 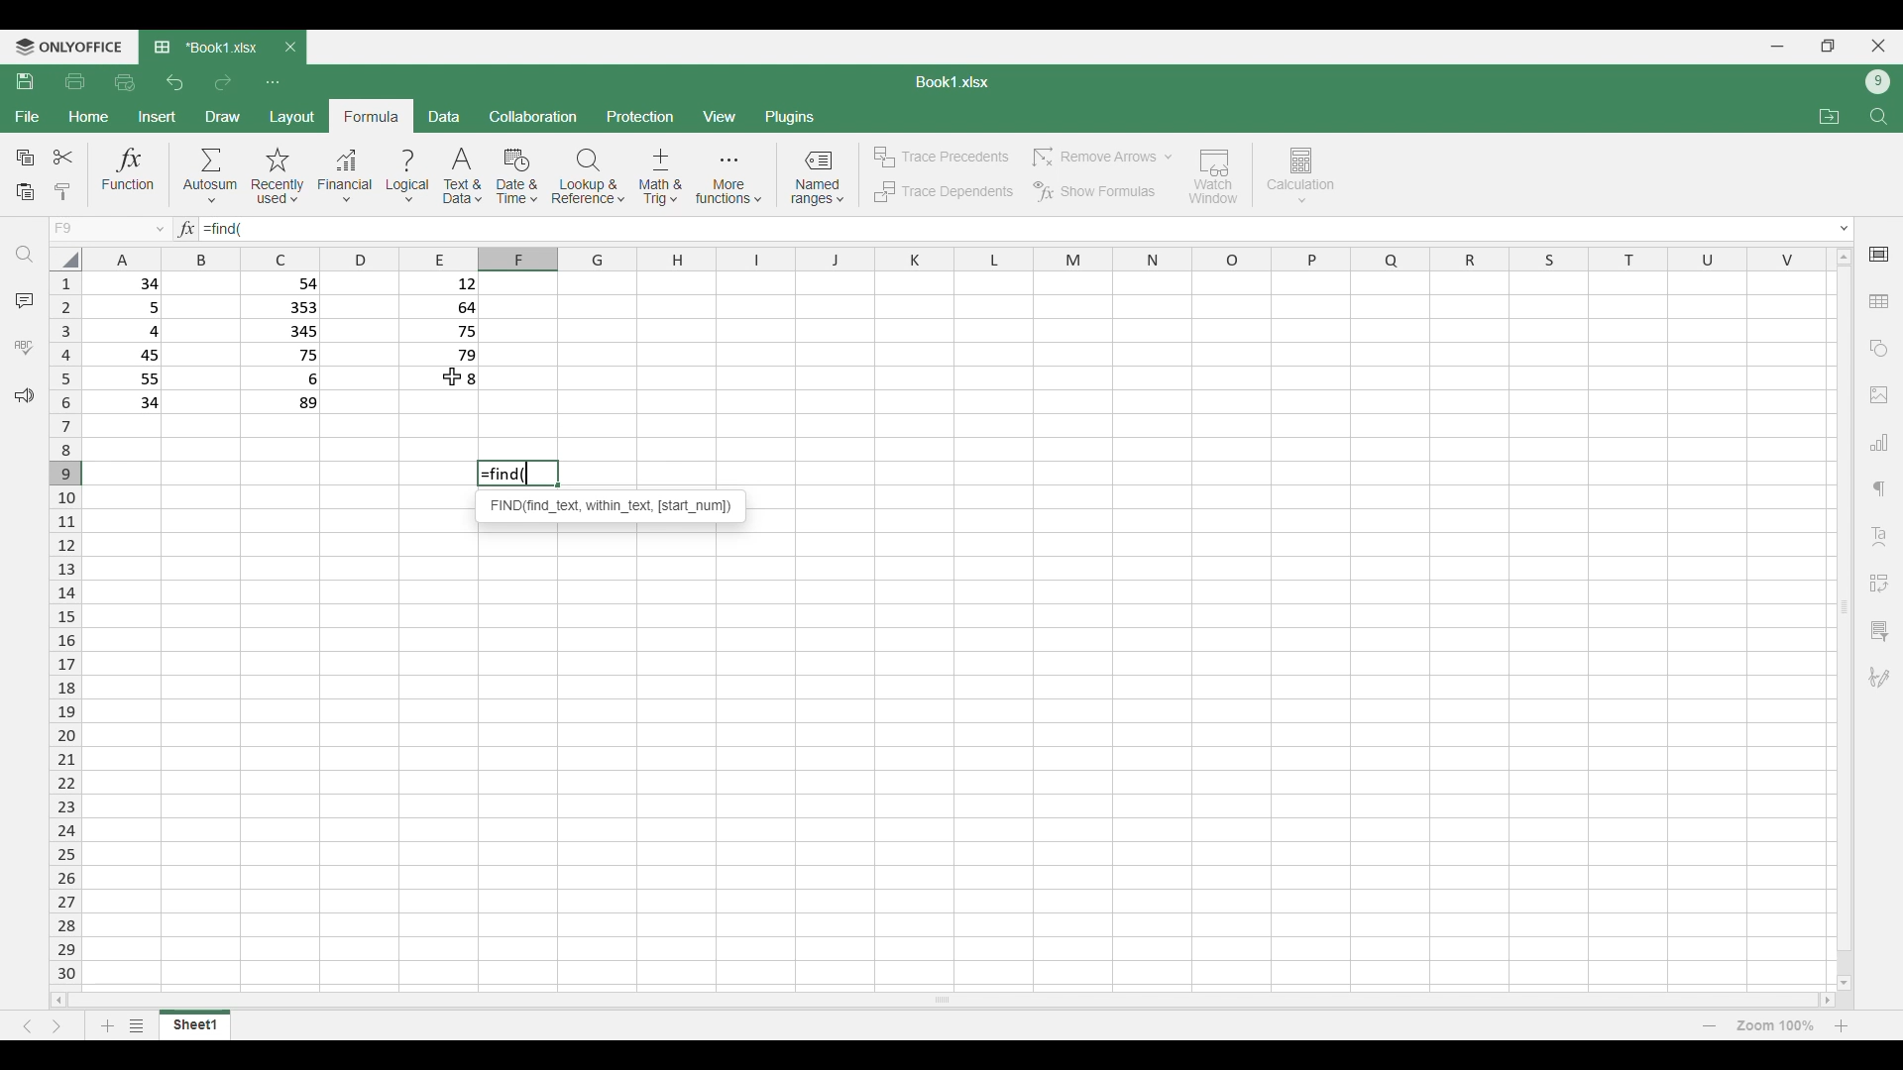 I want to click on View menu, so click(x=719, y=116).